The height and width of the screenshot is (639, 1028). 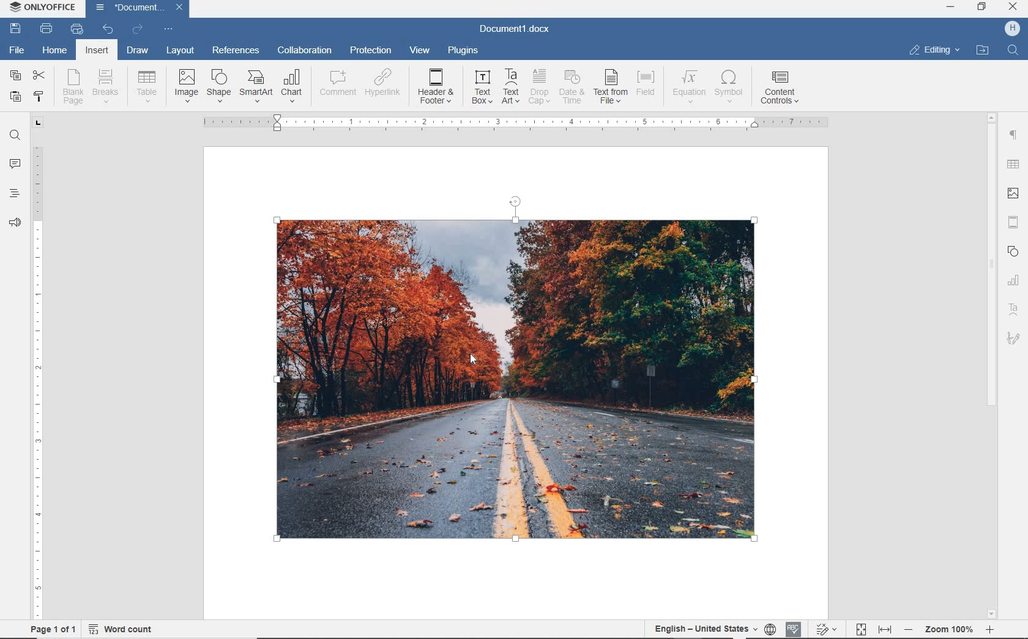 I want to click on cut, so click(x=39, y=75).